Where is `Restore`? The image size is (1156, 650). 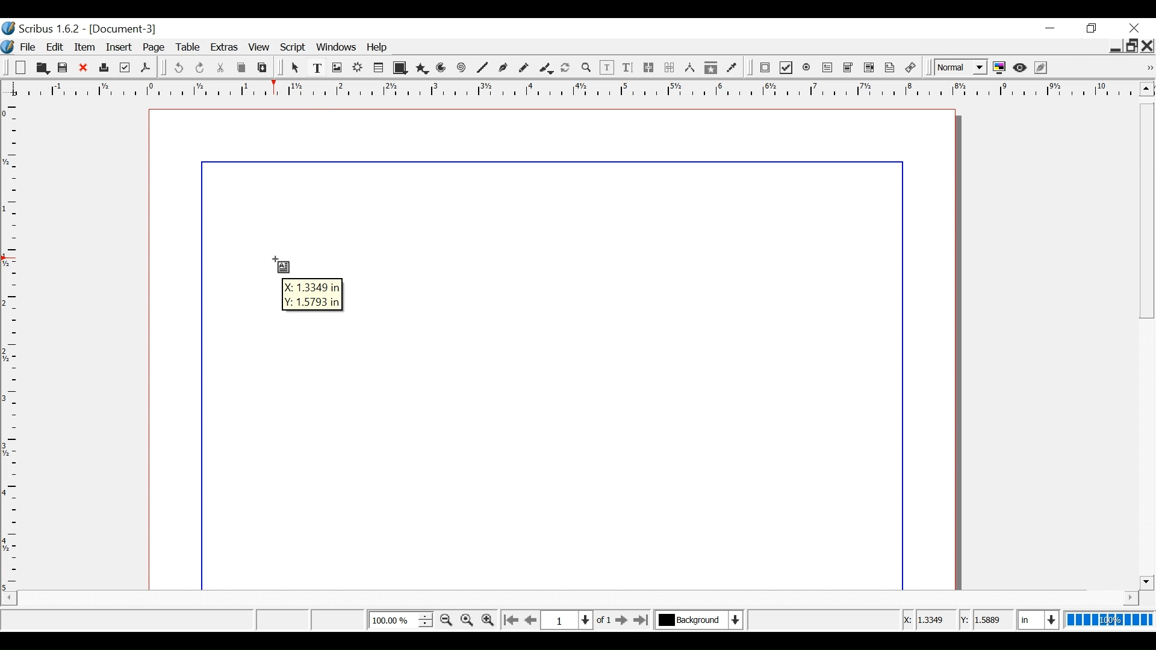 Restore is located at coordinates (1092, 29).